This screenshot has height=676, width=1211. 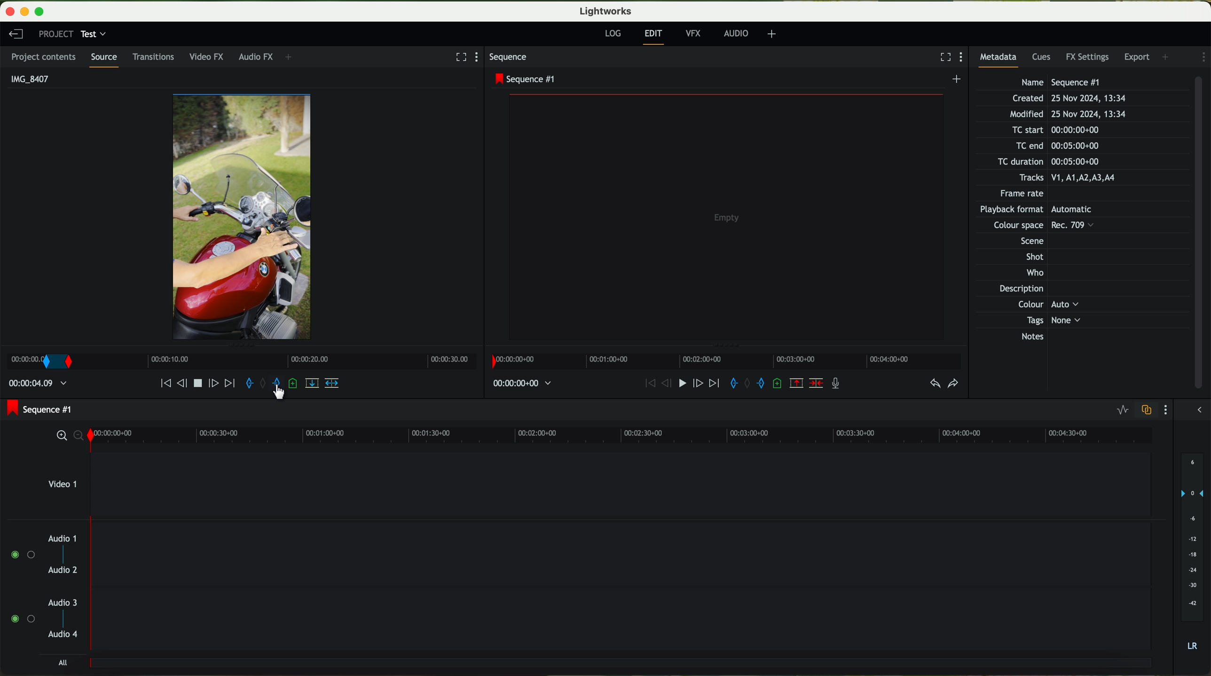 What do you see at coordinates (200, 383) in the screenshot?
I see ` play` at bounding box center [200, 383].